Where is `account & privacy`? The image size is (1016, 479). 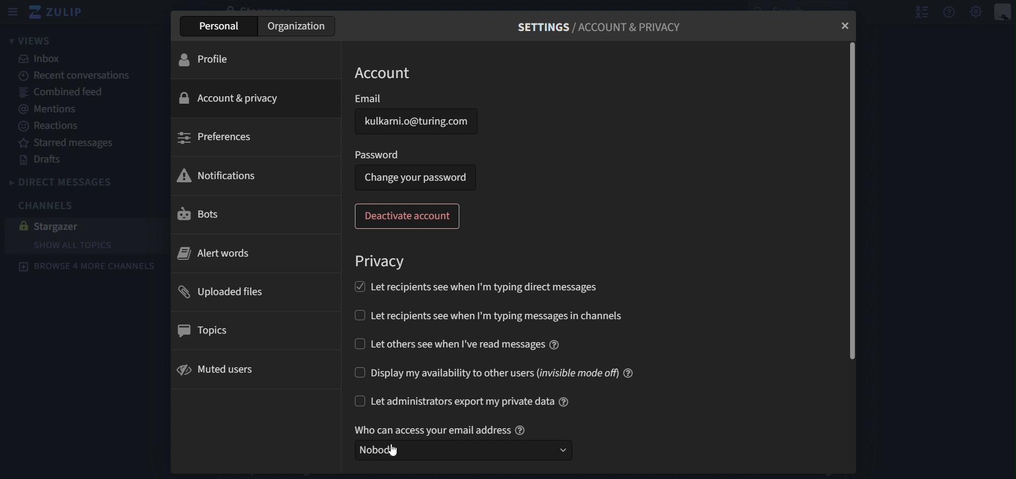 account & privacy is located at coordinates (233, 96).